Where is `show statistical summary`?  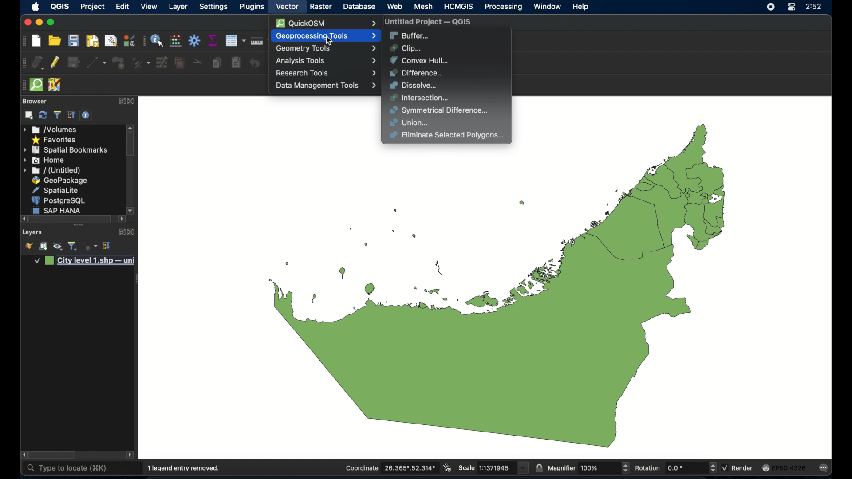 show statistical summary is located at coordinates (213, 41).